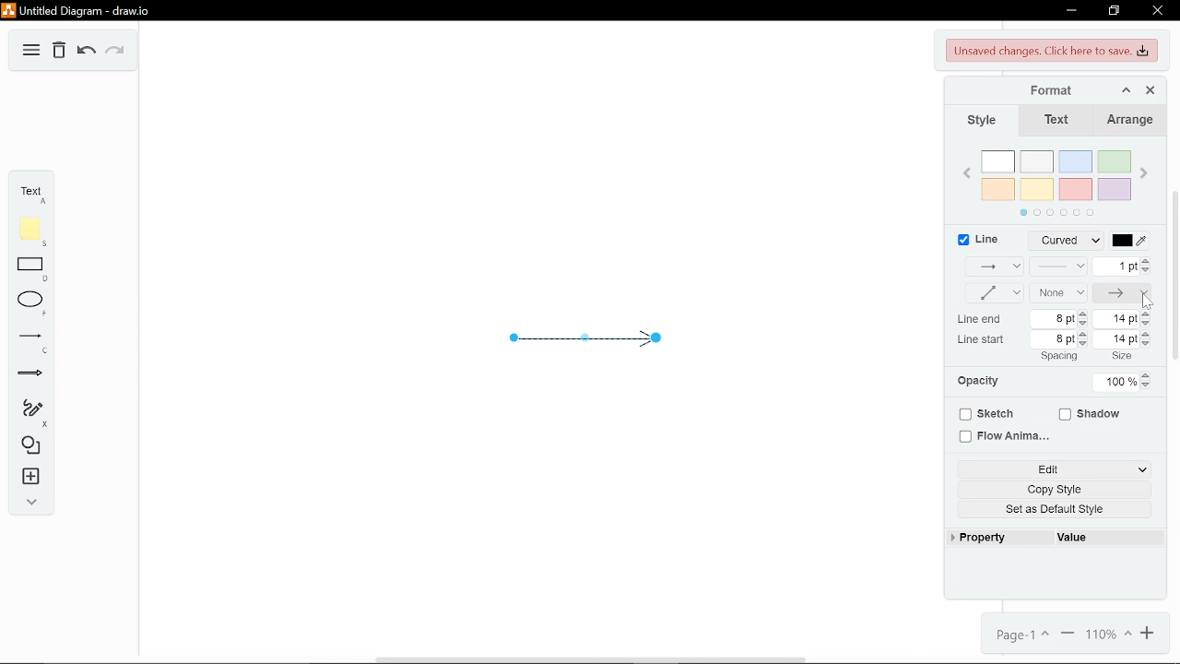  What do you see at coordinates (29, 192) in the screenshot?
I see `Text` at bounding box center [29, 192].